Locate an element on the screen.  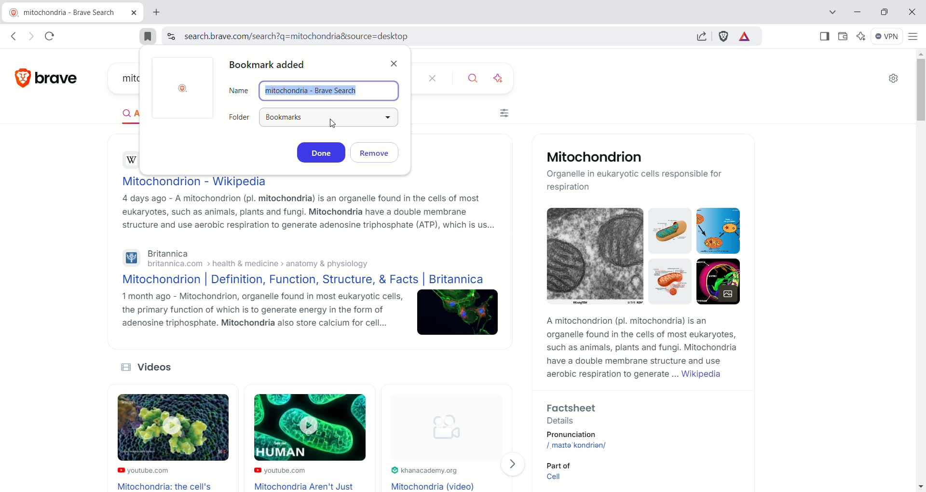
filter is located at coordinates (504, 114).